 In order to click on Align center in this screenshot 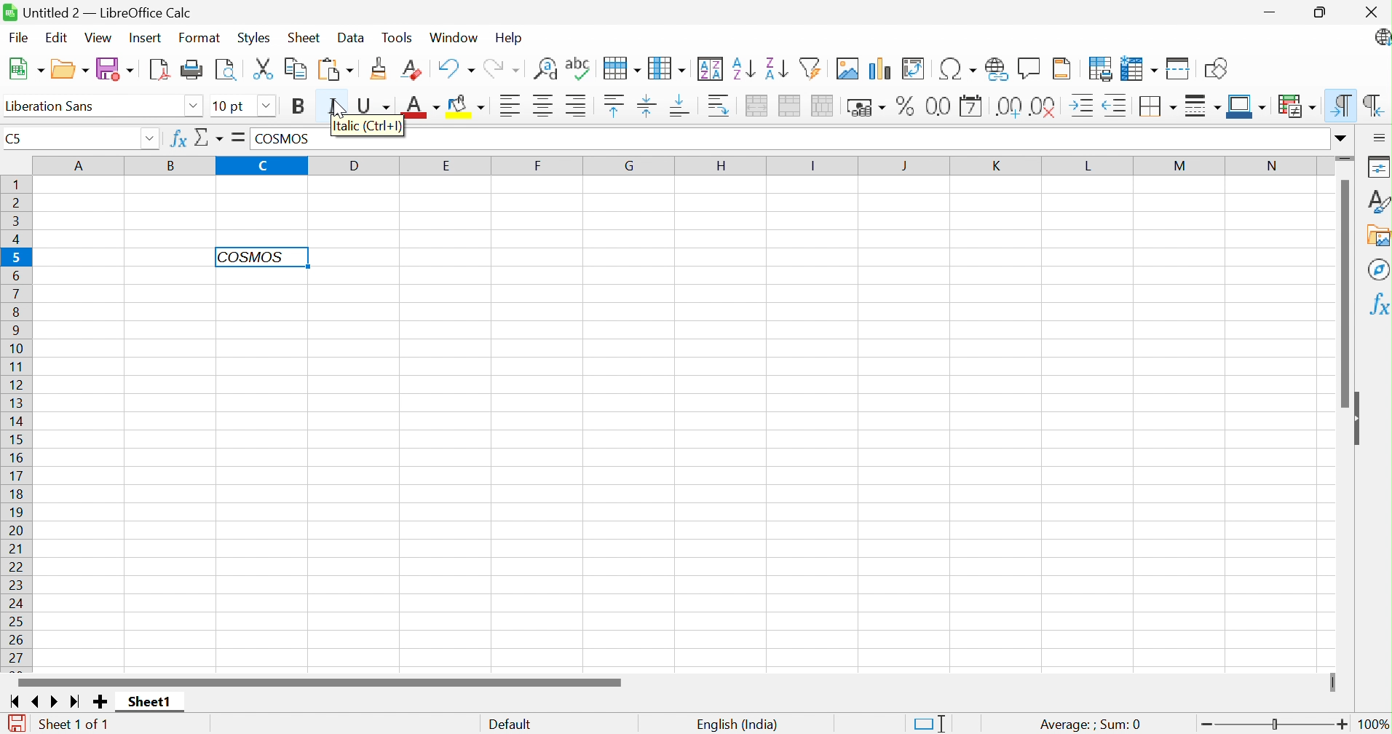, I will do `click(544, 106)`.